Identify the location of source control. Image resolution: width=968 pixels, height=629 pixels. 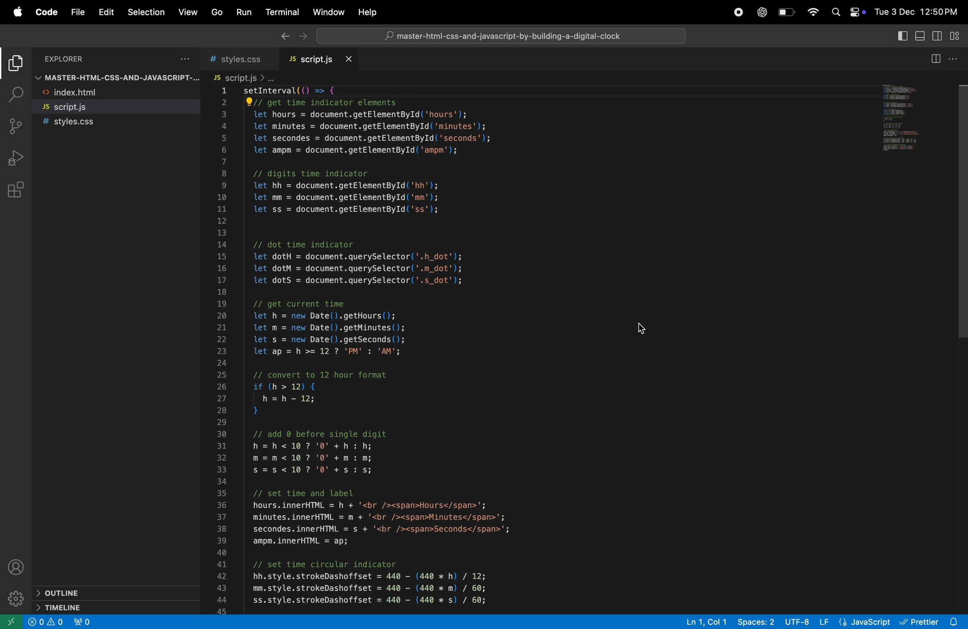
(17, 128).